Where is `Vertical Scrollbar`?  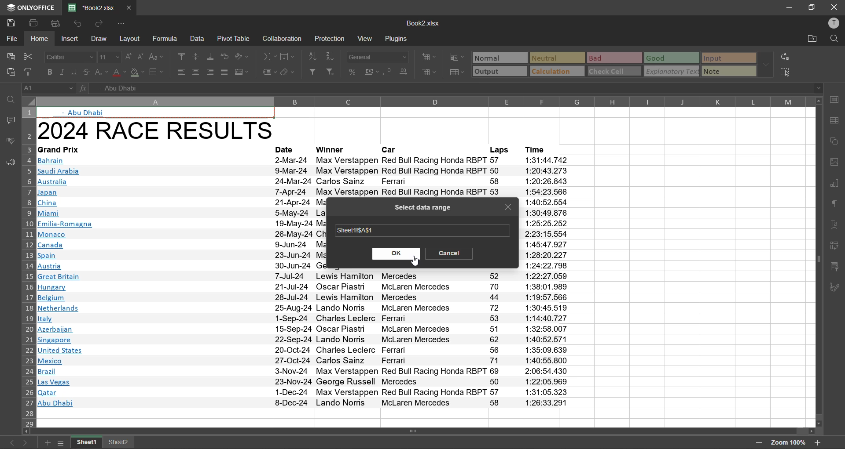 Vertical Scrollbar is located at coordinates (420, 432).